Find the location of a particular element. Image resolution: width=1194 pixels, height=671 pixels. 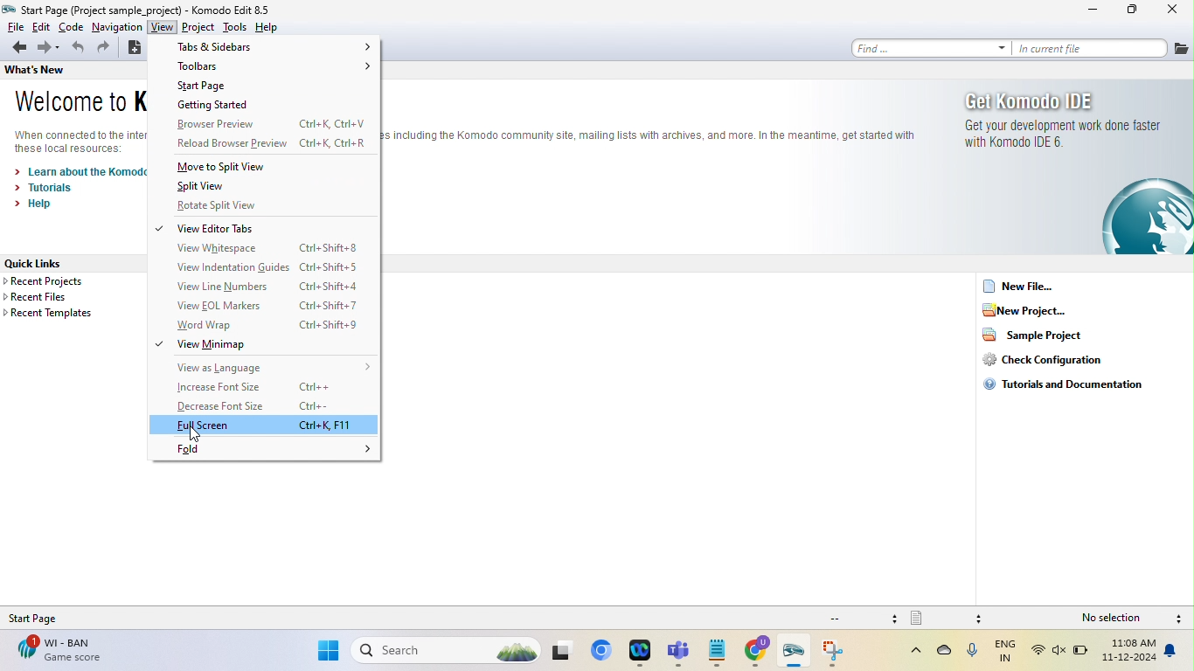

apps on taskbar is located at coordinates (604, 652).